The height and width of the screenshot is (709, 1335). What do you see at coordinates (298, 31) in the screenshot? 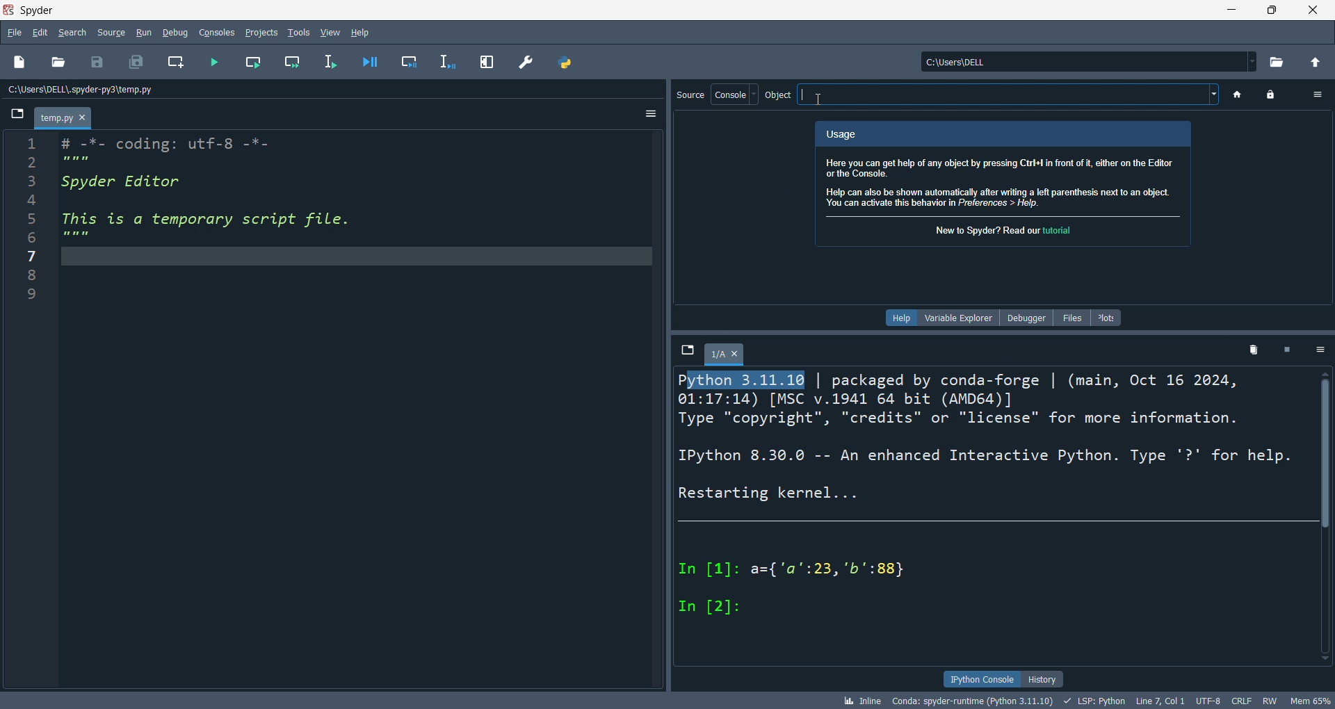
I see `tools` at bounding box center [298, 31].